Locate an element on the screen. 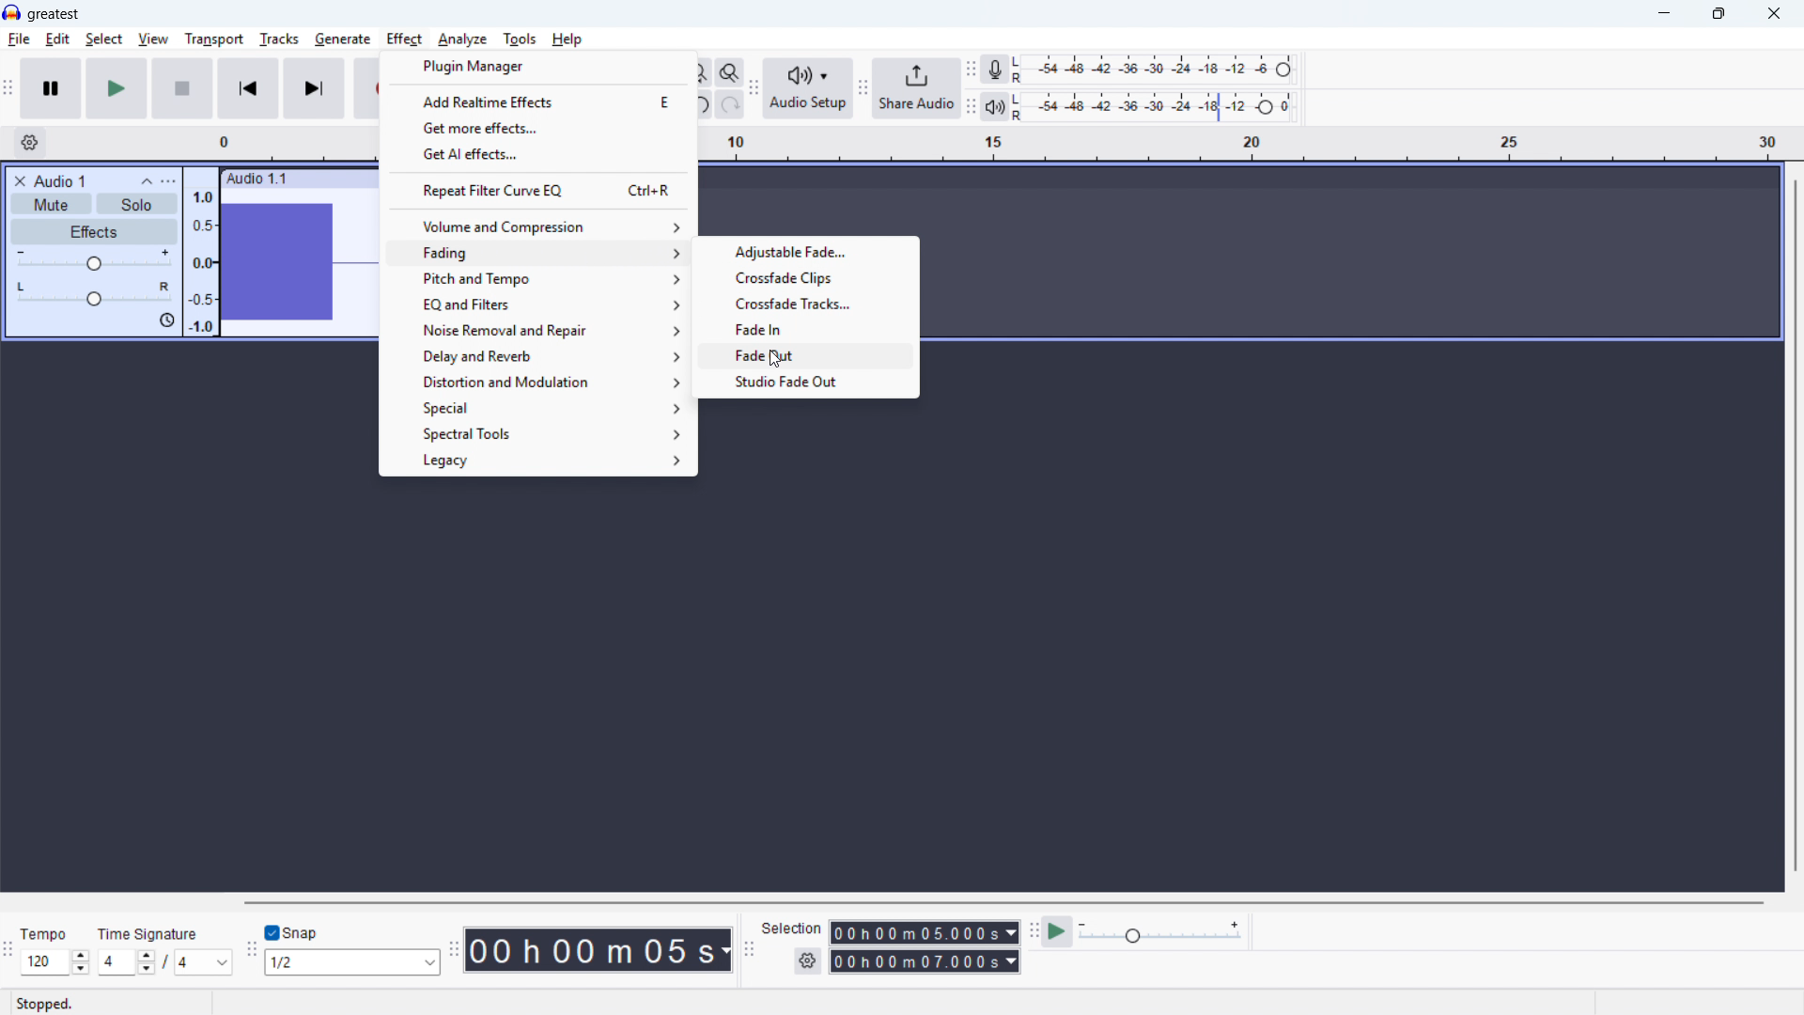 This screenshot has height=1015, width=1804. timeline is located at coordinates (284, 143).